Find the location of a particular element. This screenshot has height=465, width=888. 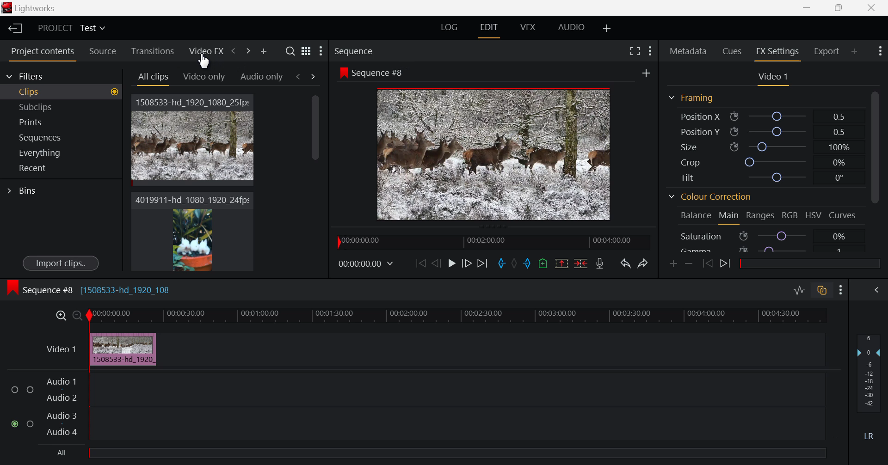

AUDIO is located at coordinates (571, 29).